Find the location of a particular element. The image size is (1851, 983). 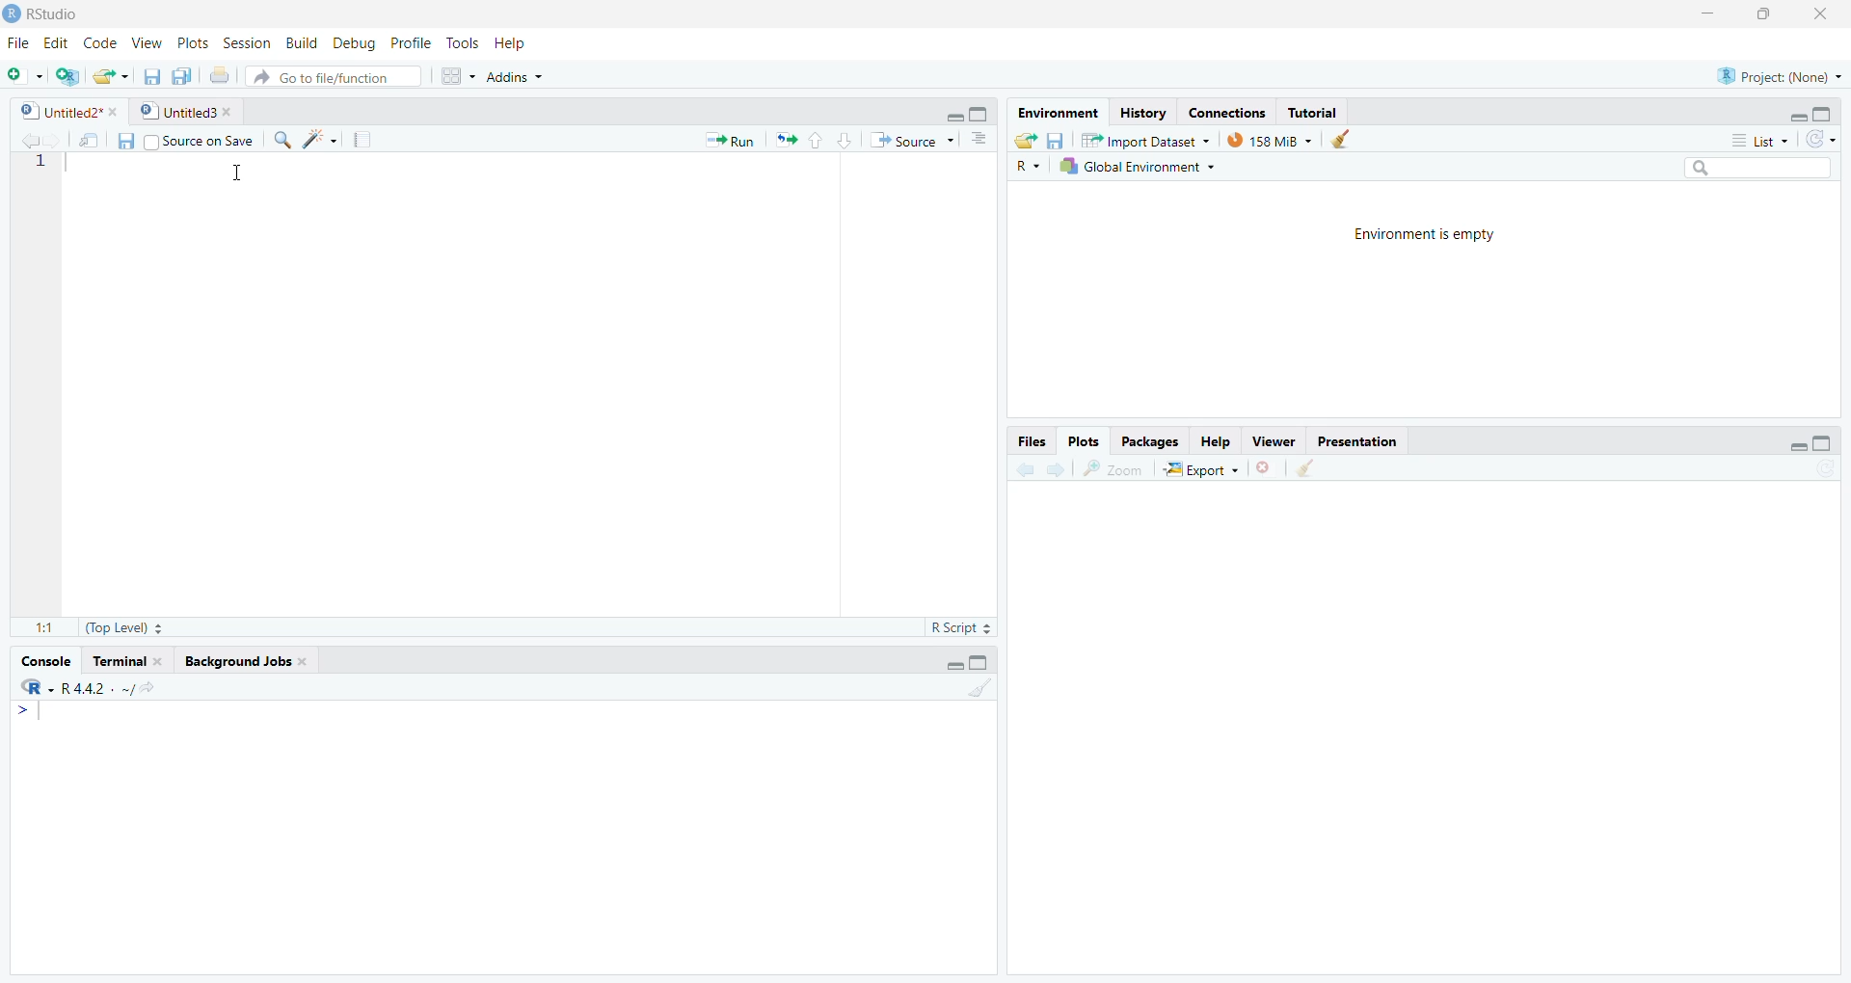

Language is located at coordinates (23, 687).